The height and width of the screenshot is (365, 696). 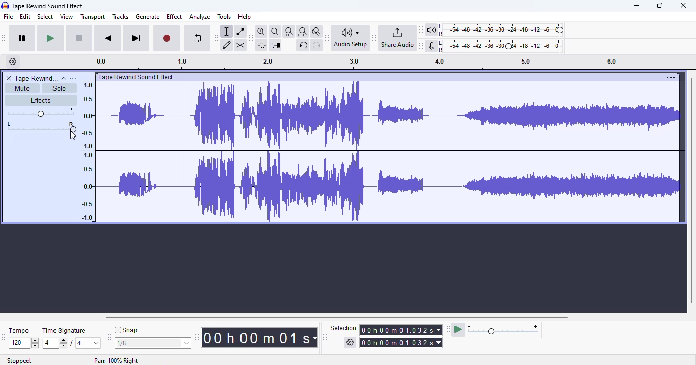 I want to click on analyze, so click(x=200, y=17).